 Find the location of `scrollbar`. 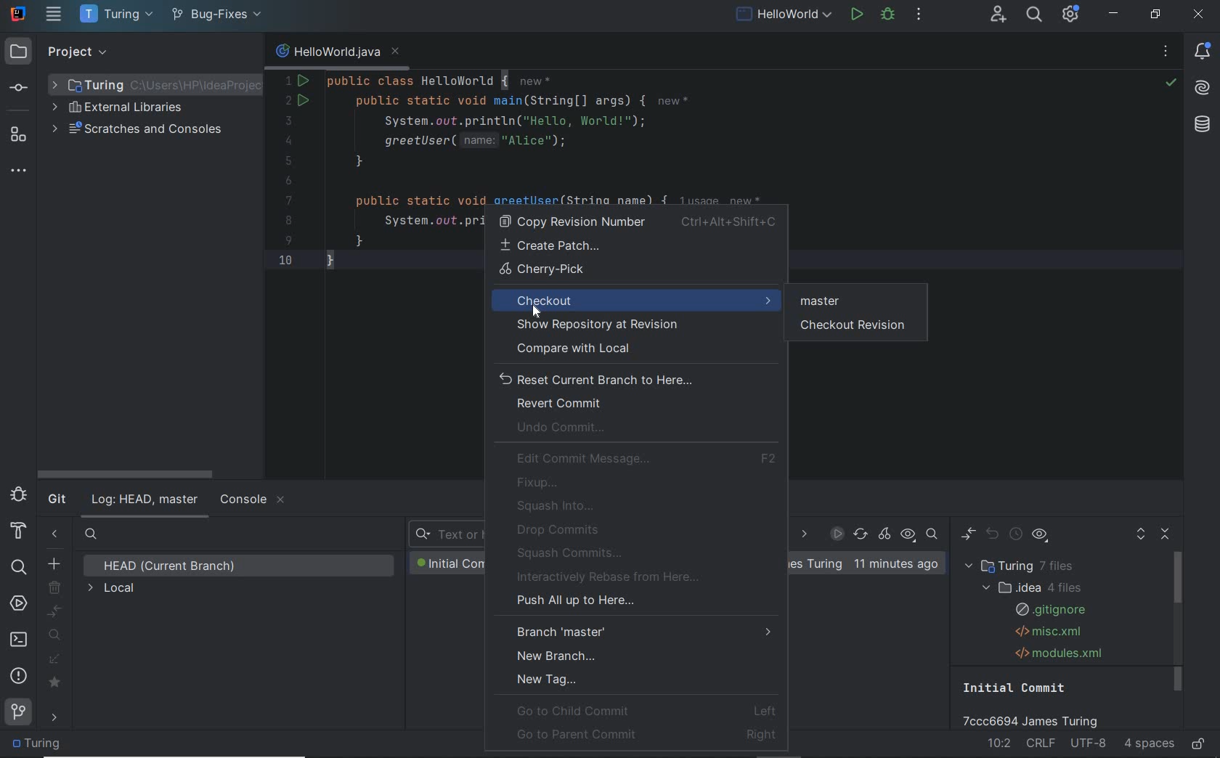

scrollbar is located at coordinates (1179, 623).